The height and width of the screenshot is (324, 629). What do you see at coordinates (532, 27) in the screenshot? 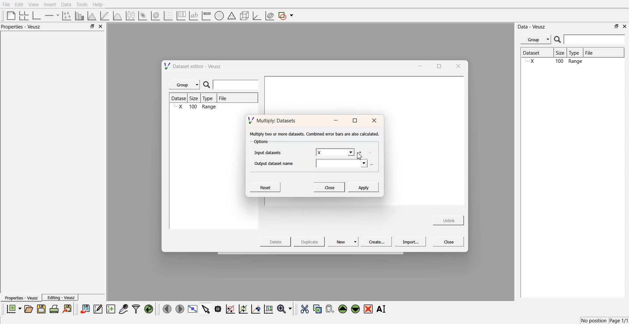
I see `Data - Veusz` at bounding box center [532, 27].